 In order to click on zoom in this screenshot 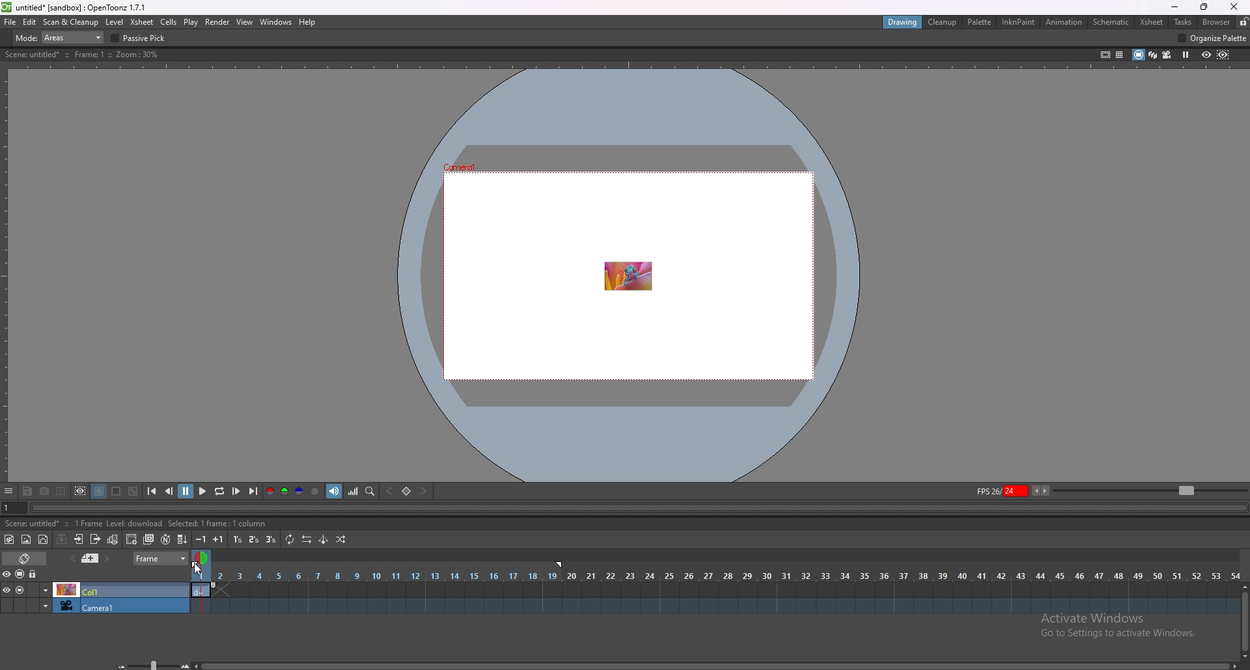, I will do `click(1150, 489)`.